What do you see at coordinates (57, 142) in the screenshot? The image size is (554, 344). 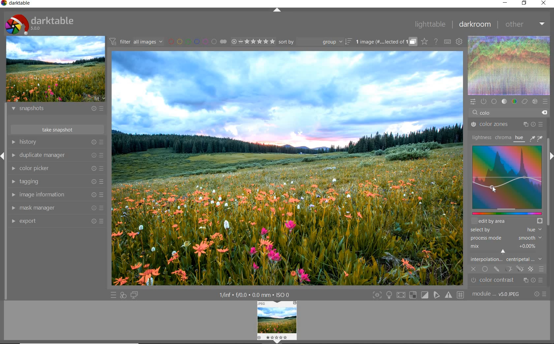 I see `history` at bounding box center [57, 142].